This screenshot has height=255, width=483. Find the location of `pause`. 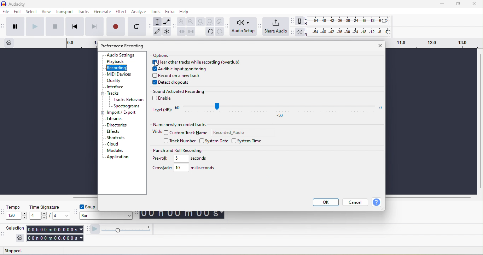

pause is located at coordinates (16, 26).